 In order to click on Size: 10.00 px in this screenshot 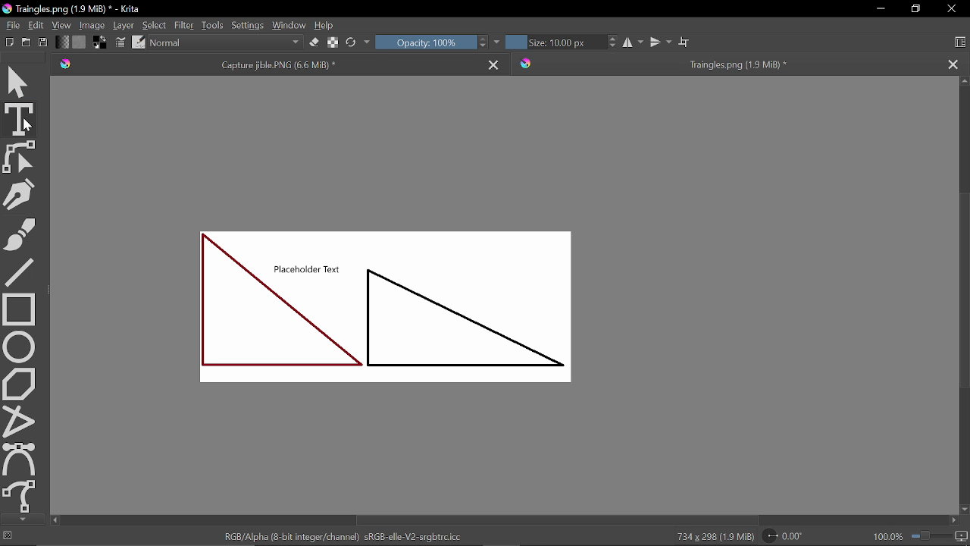, I will do `click(552, 42)`.